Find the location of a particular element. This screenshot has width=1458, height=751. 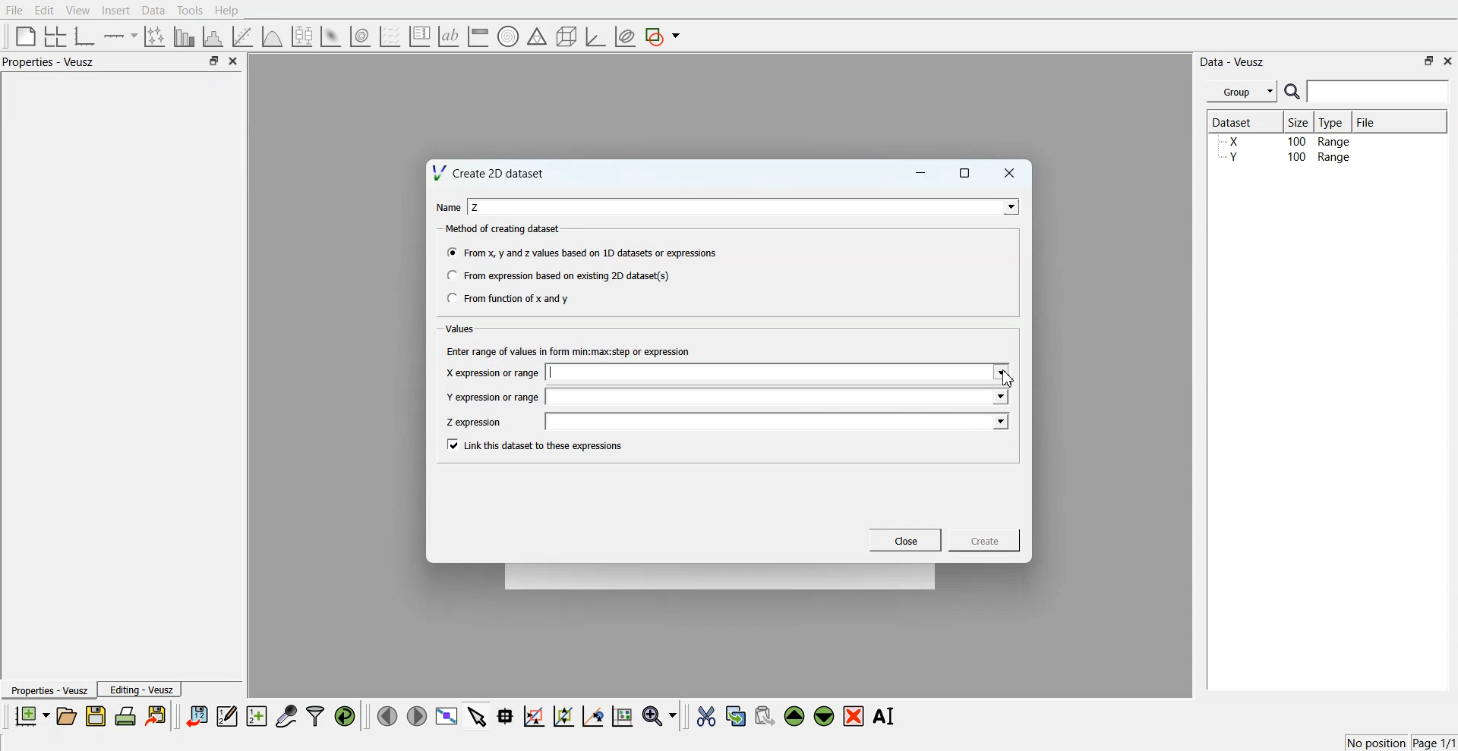

Move to the previous page is located at coordinates (387, 715).